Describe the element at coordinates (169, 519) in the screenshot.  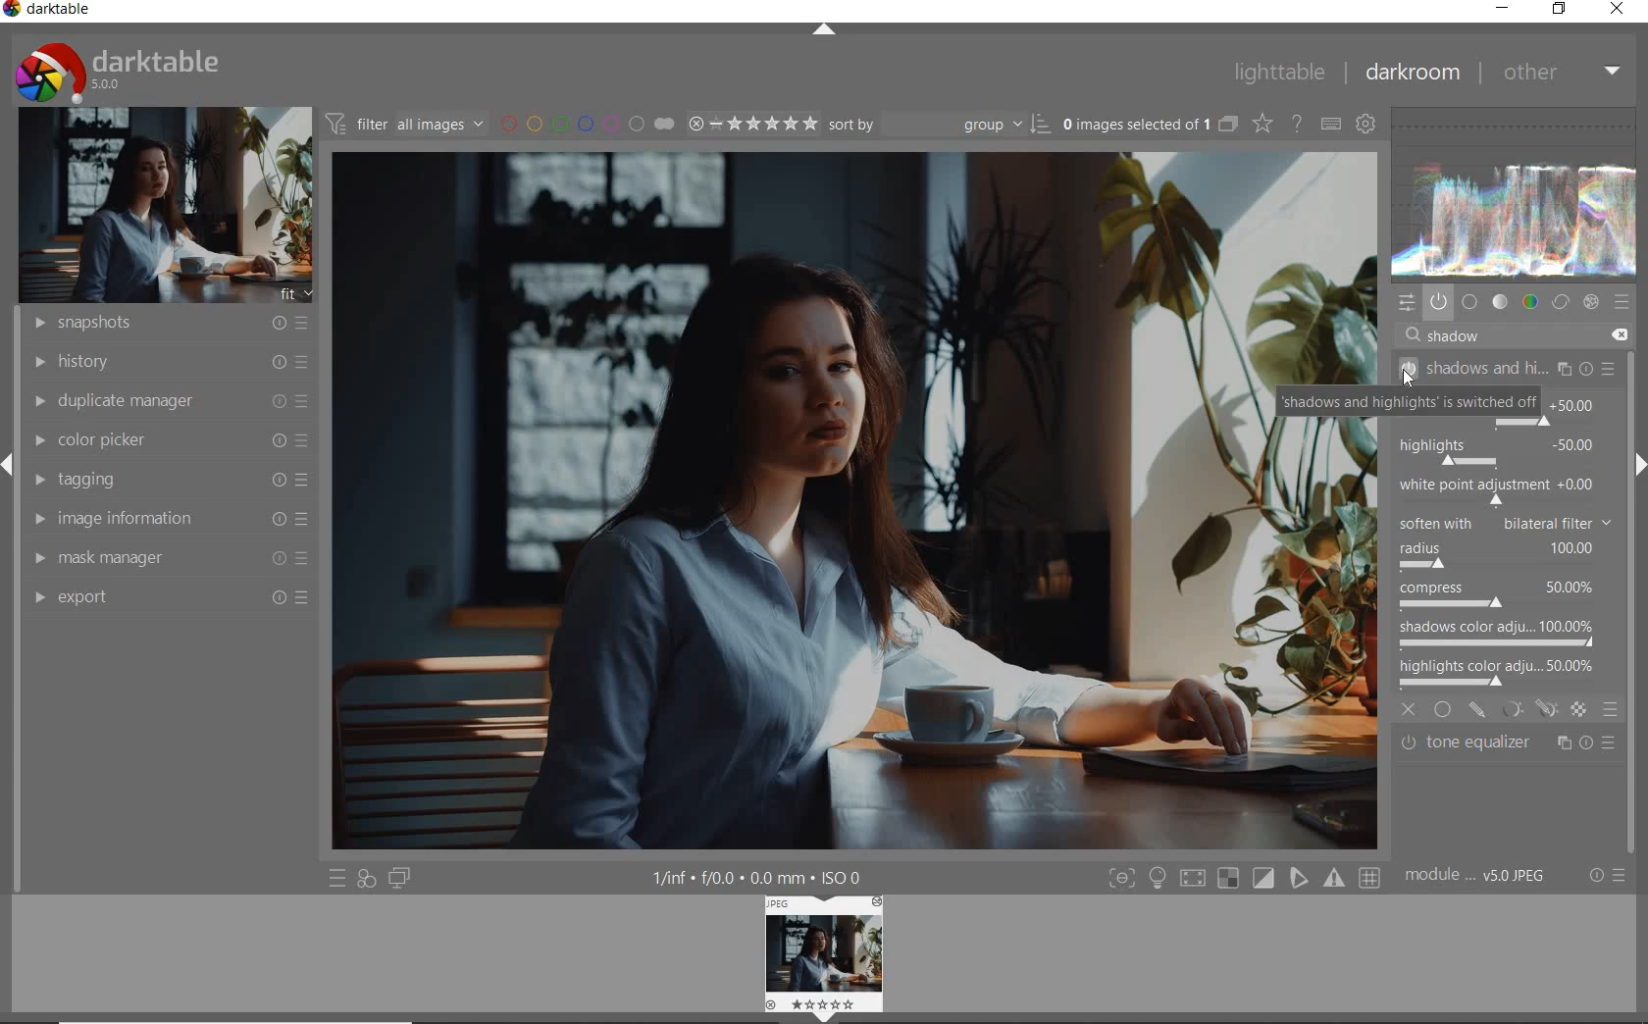
I see `image information` at that location.